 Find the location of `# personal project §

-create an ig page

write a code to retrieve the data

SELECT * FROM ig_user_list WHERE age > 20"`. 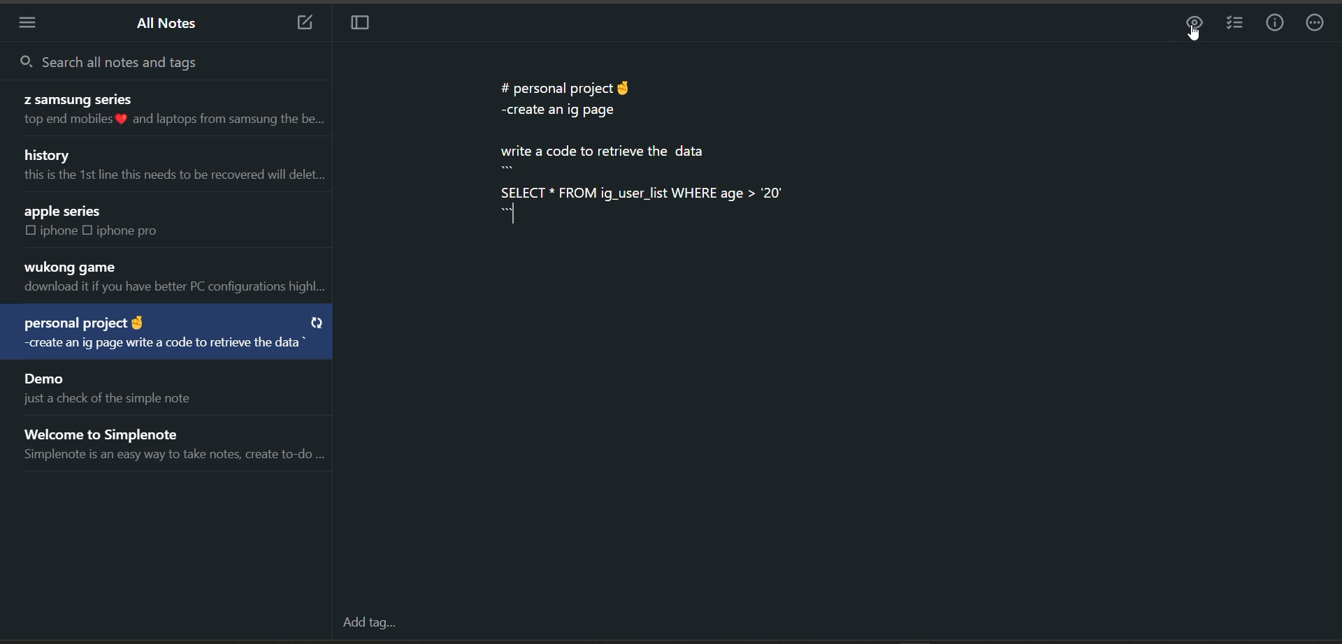

# personal project §

-create an ig page

write a code to retrieve the data

SELECT * FROM ig_user_list WHERE age > 20" is located at coordinates (637, 150).